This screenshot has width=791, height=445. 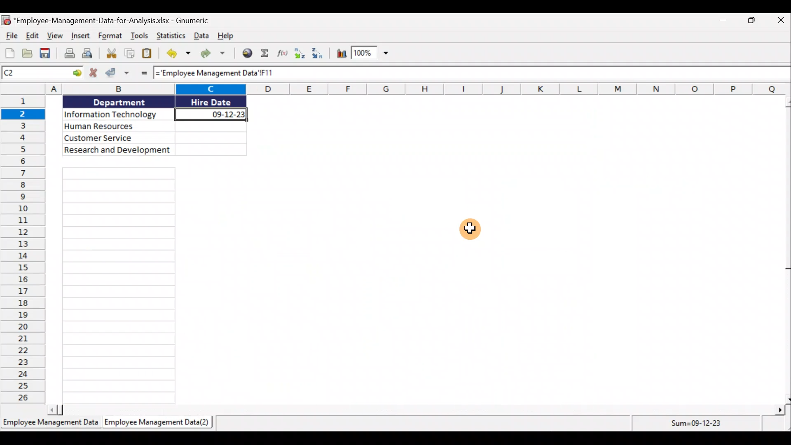 I want to click on Cursor, so click(x=469, y=229).